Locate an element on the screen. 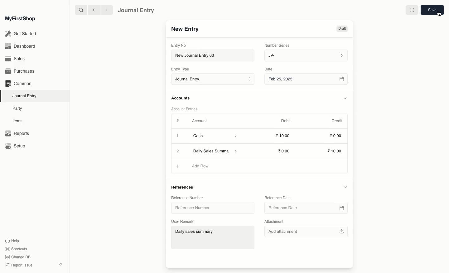 This screenshot has height=273, width=449. Journal Entry is located at coordinates (26, 96).